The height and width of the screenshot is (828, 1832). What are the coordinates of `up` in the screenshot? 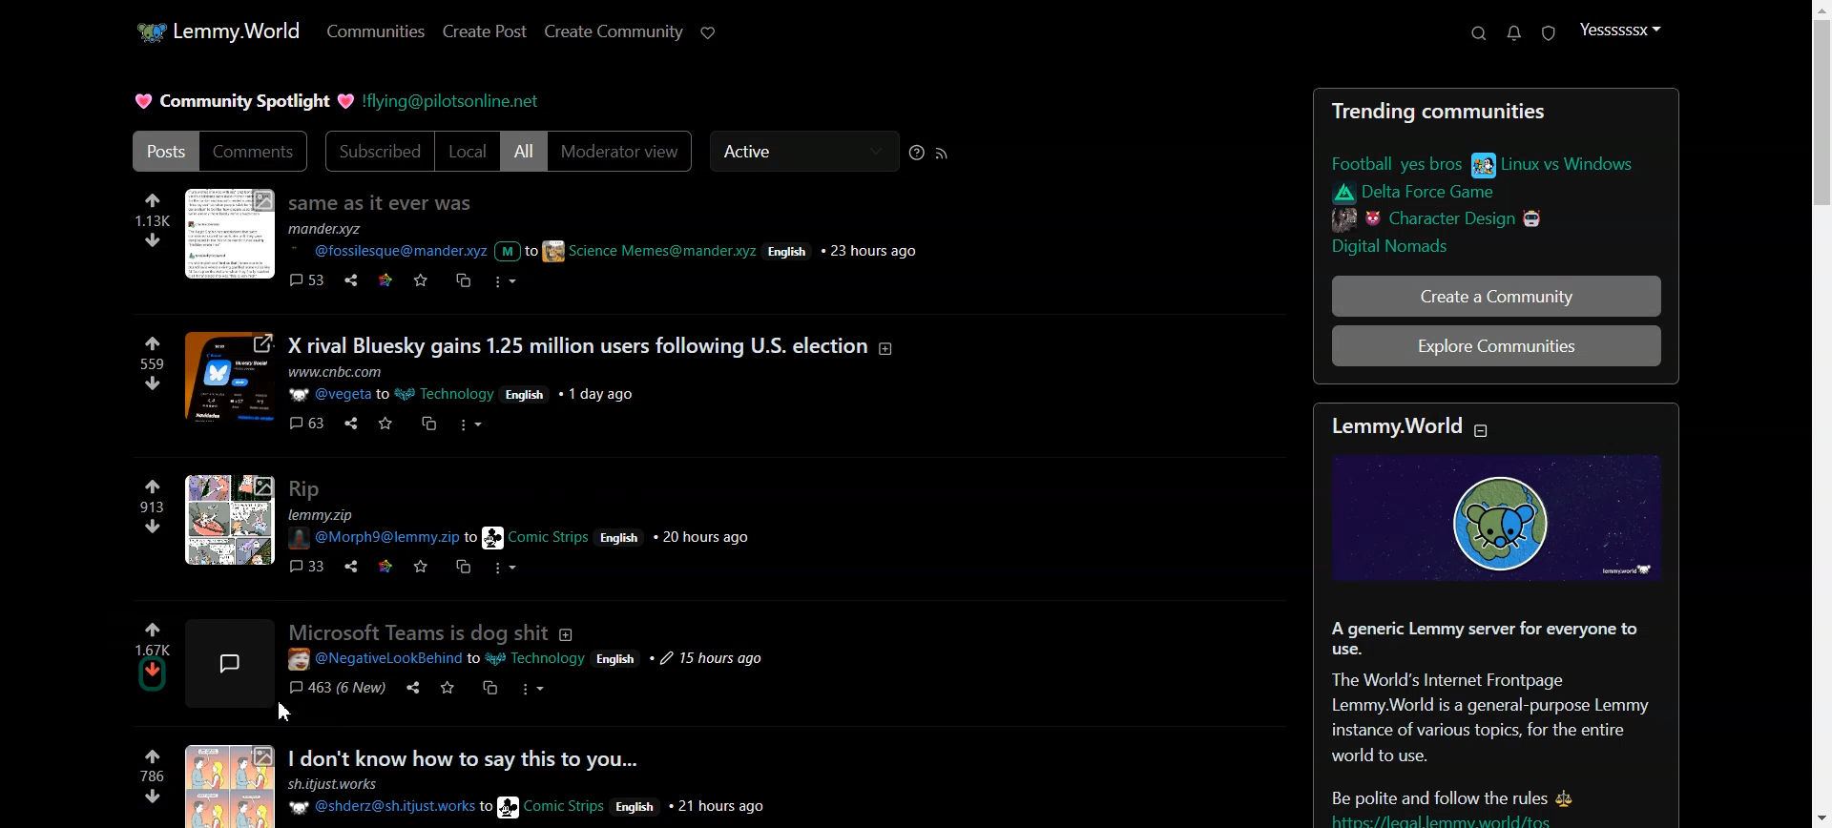 It's located at (152, 200).